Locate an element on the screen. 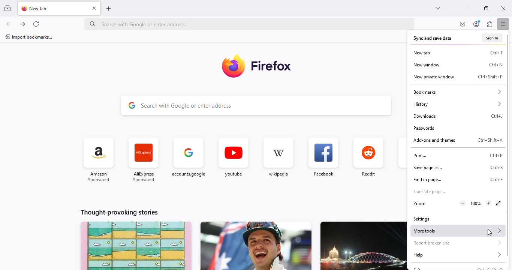 This screenshot has height=270, width=512. passwords is located at coordinates (424, 128).